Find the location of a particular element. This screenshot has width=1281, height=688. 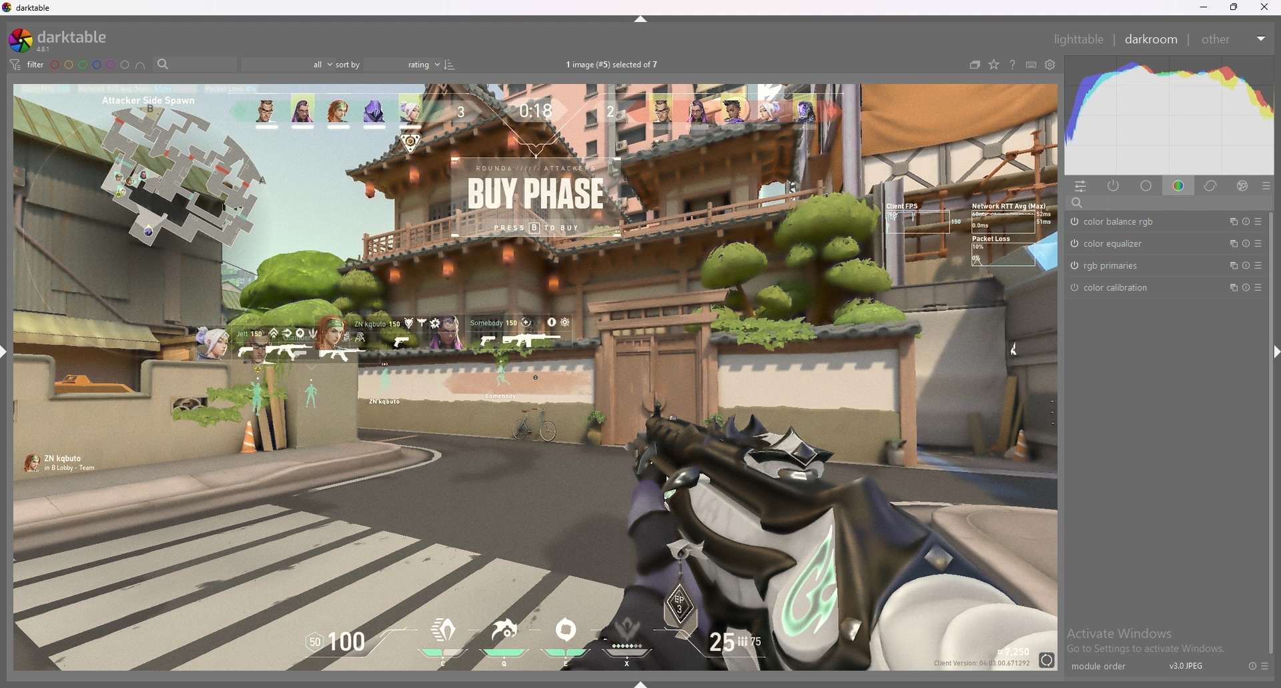

rgb primaries is located at coordinates (1128, 266).